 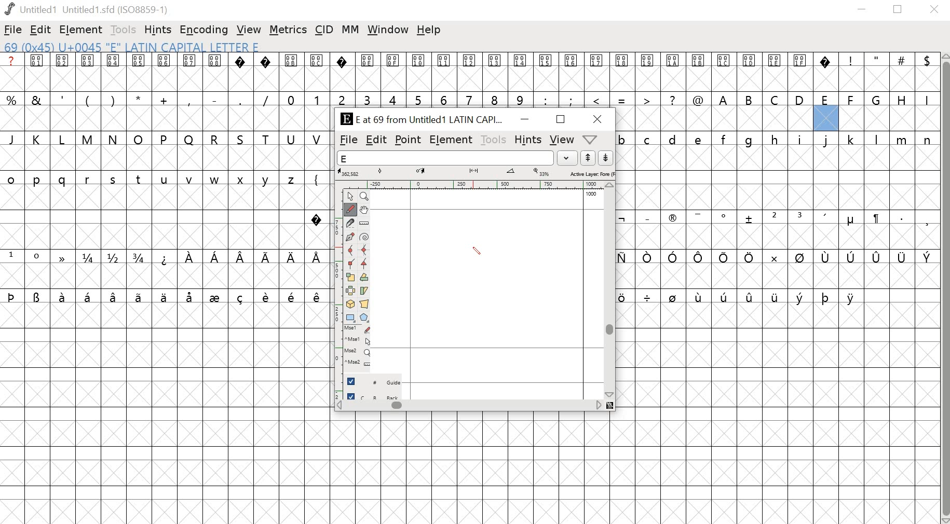 What do you see at coordinates (357, 352) in the screenshot?
I see `Mouse wheel button` at bounding box center [357, 352].